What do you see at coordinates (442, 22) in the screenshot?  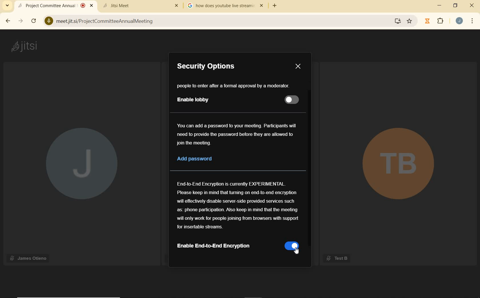 I see `EXTENSIONS` at bounding box center [442, 22].